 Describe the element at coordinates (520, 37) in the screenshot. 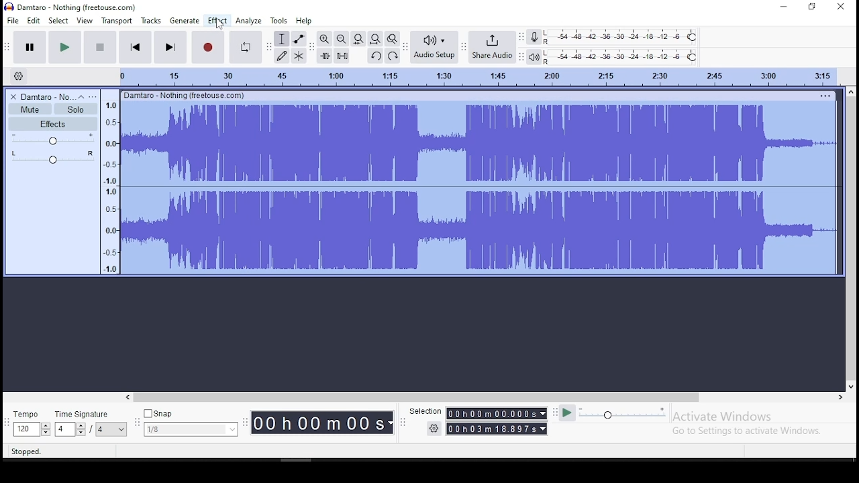

I see `` at that location.